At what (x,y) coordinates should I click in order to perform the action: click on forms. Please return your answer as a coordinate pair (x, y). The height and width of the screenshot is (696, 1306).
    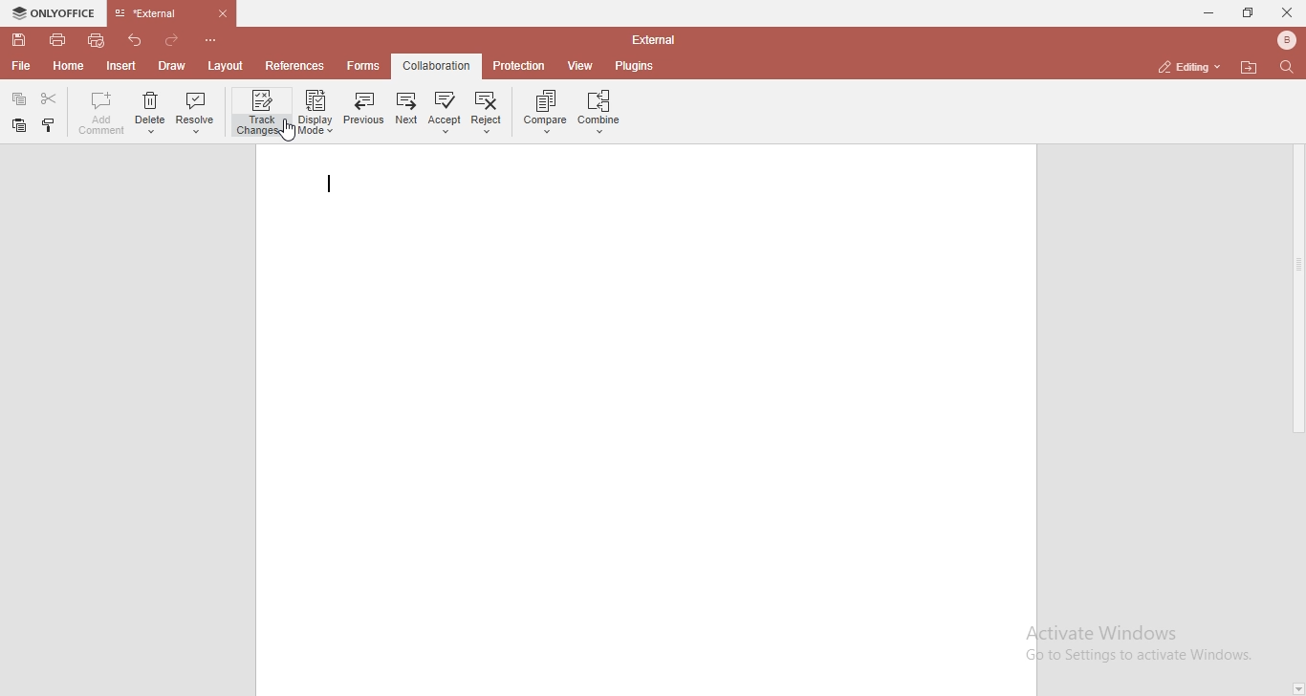
    Looking at the image, I should click on (366, 66).